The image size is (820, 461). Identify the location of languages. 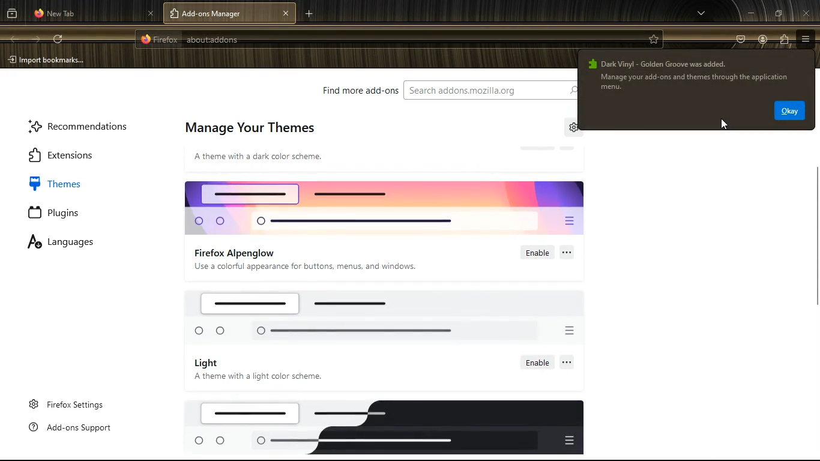
(71, 243).